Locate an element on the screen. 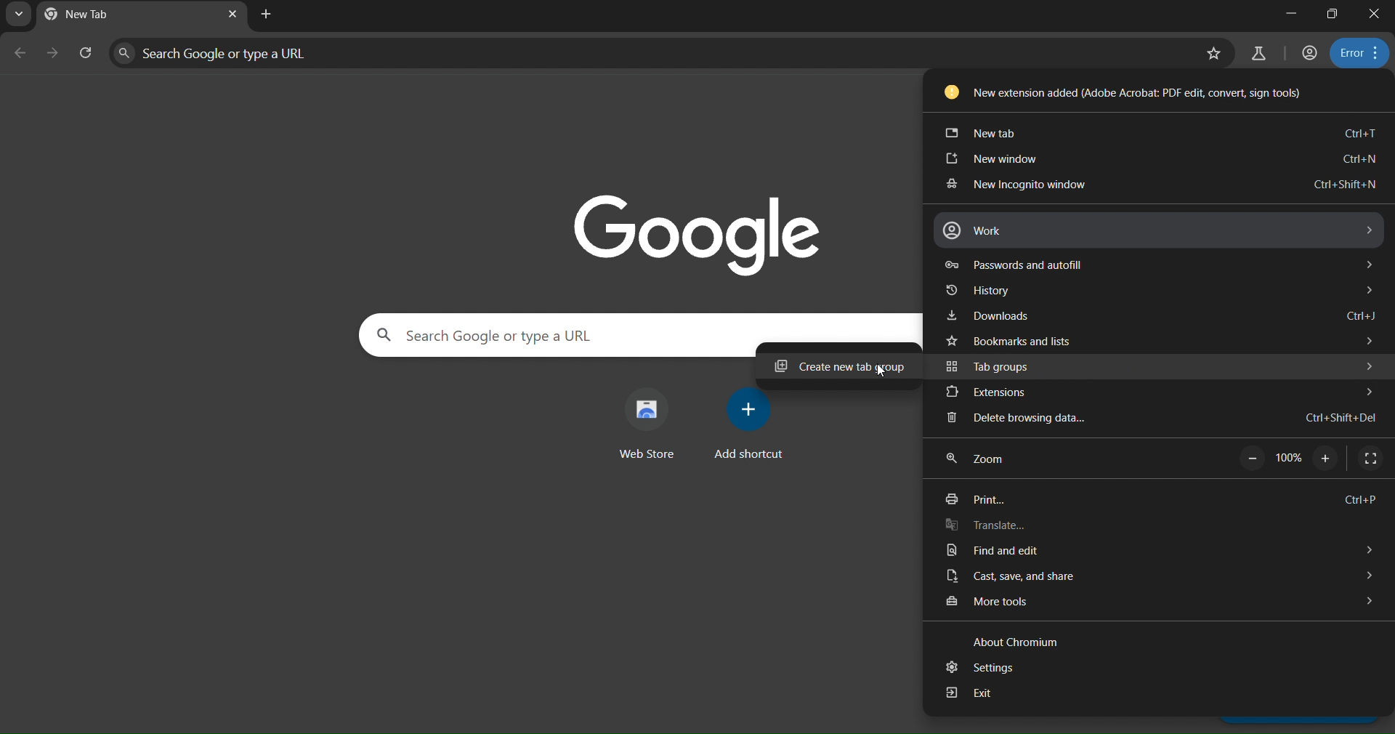 This screenshot has width=1395, height=734. exit is located at coordinates (1157, 695).